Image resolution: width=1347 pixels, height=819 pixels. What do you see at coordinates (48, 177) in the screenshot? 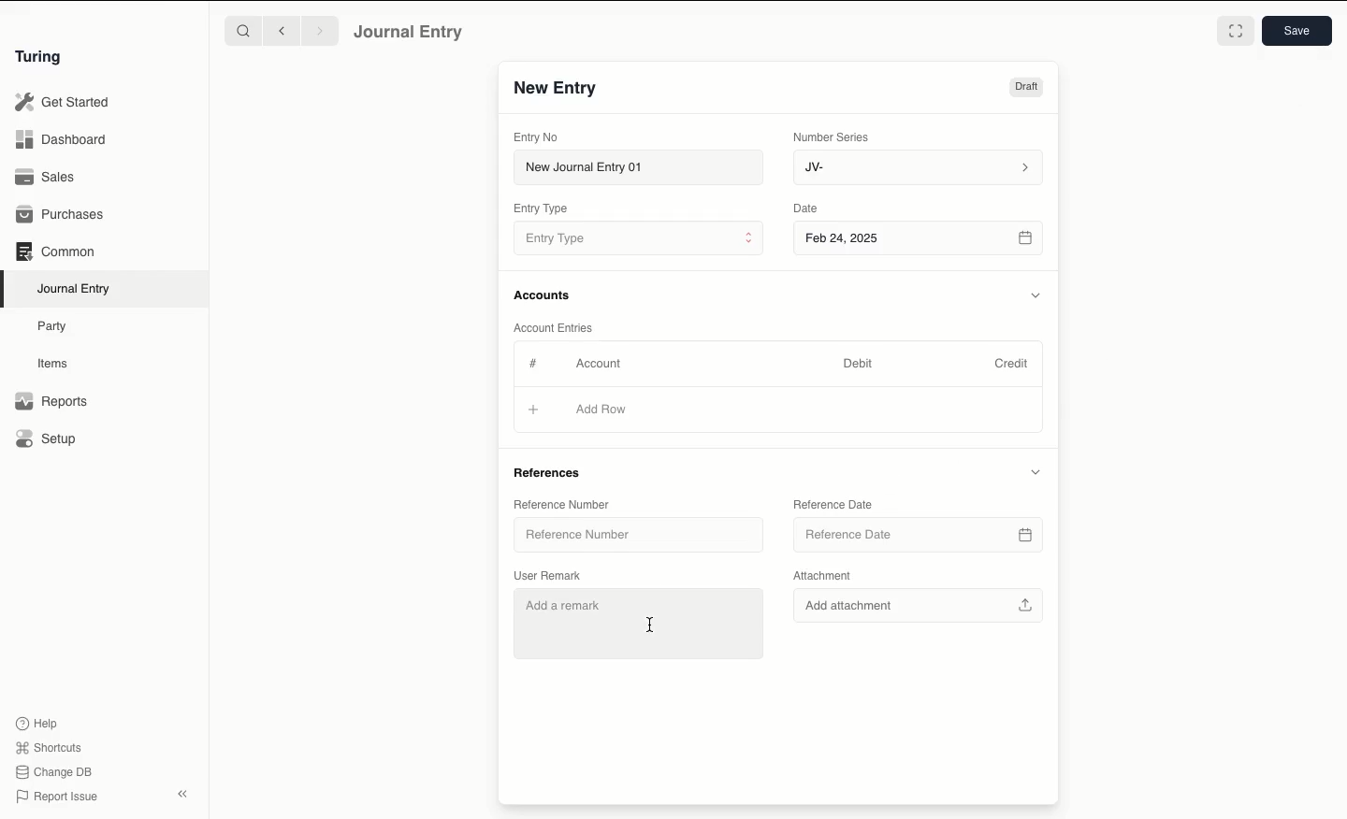
I see `Sales` at bounding box center [48, 177].